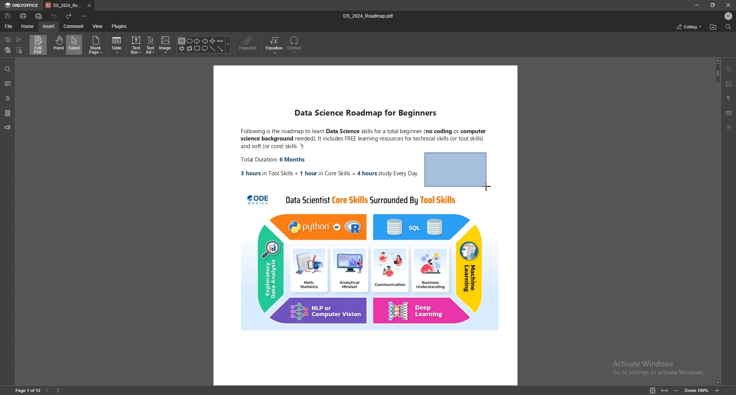 Image resolution: width=736 pixels, height=395 pixels. What do you see at coordinates (305, 226) in the screenshot?
I see `pdf` at bounding box center [305, 226].